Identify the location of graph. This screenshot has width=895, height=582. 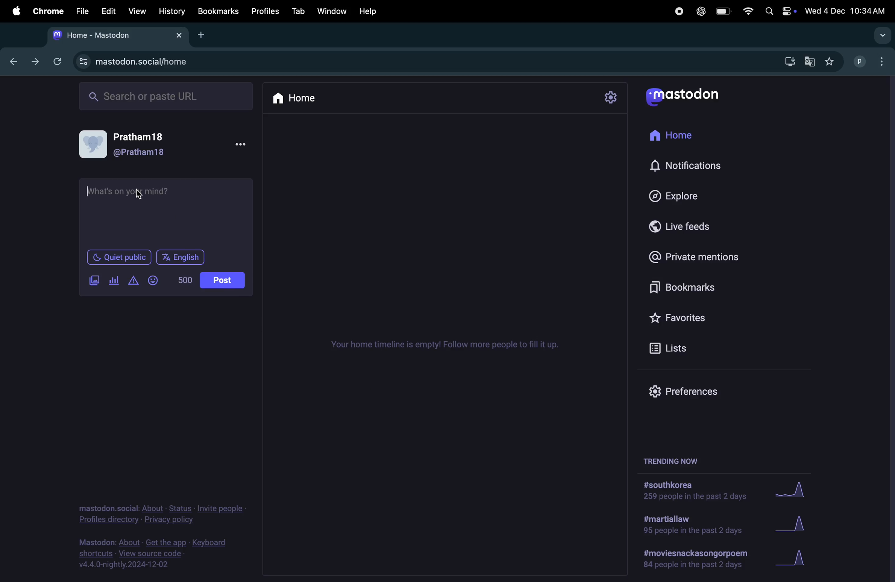
(796, 558).